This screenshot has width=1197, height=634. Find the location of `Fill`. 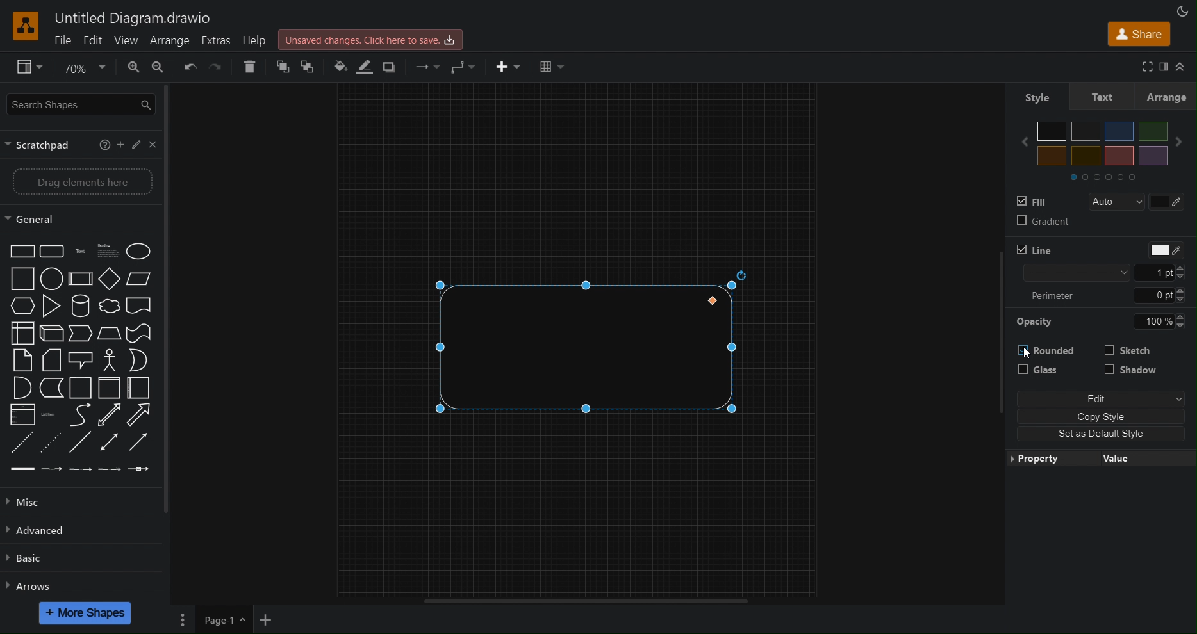

Fill is located at coordinates (1032, 201).